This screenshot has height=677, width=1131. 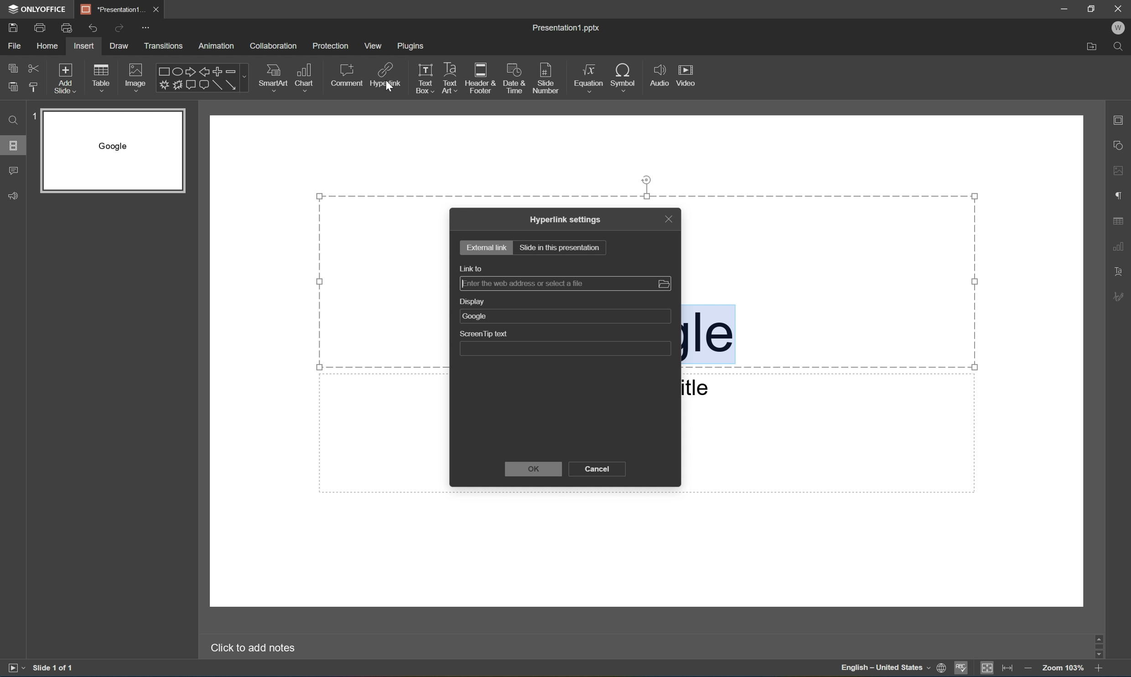 What do you see at coordinates (272, 46) in the screenshot?
I see `Collaboration` at bounding box center [272, 46].